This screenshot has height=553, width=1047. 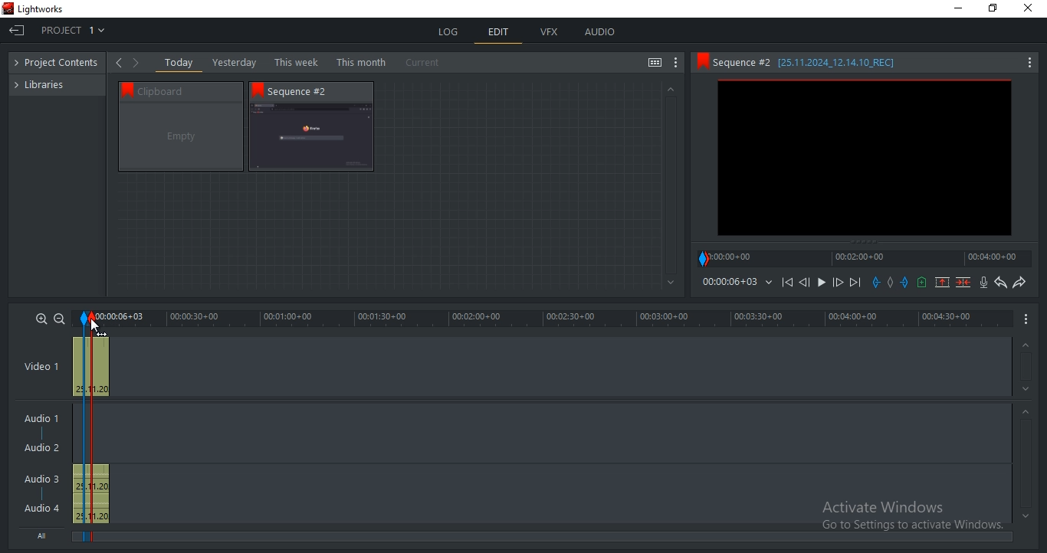 What do you see at coordinates (181, 137) in the screenshot?
I see `clipboard` at bounding box center [181, 137].